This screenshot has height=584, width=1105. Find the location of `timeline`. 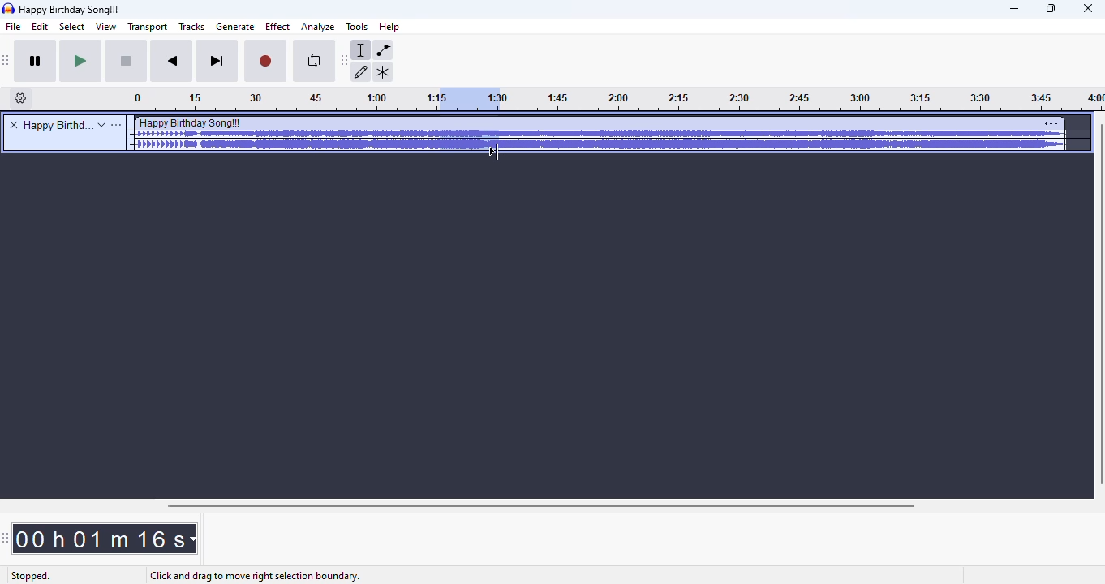

timeline is located at coordinates (802, 101).